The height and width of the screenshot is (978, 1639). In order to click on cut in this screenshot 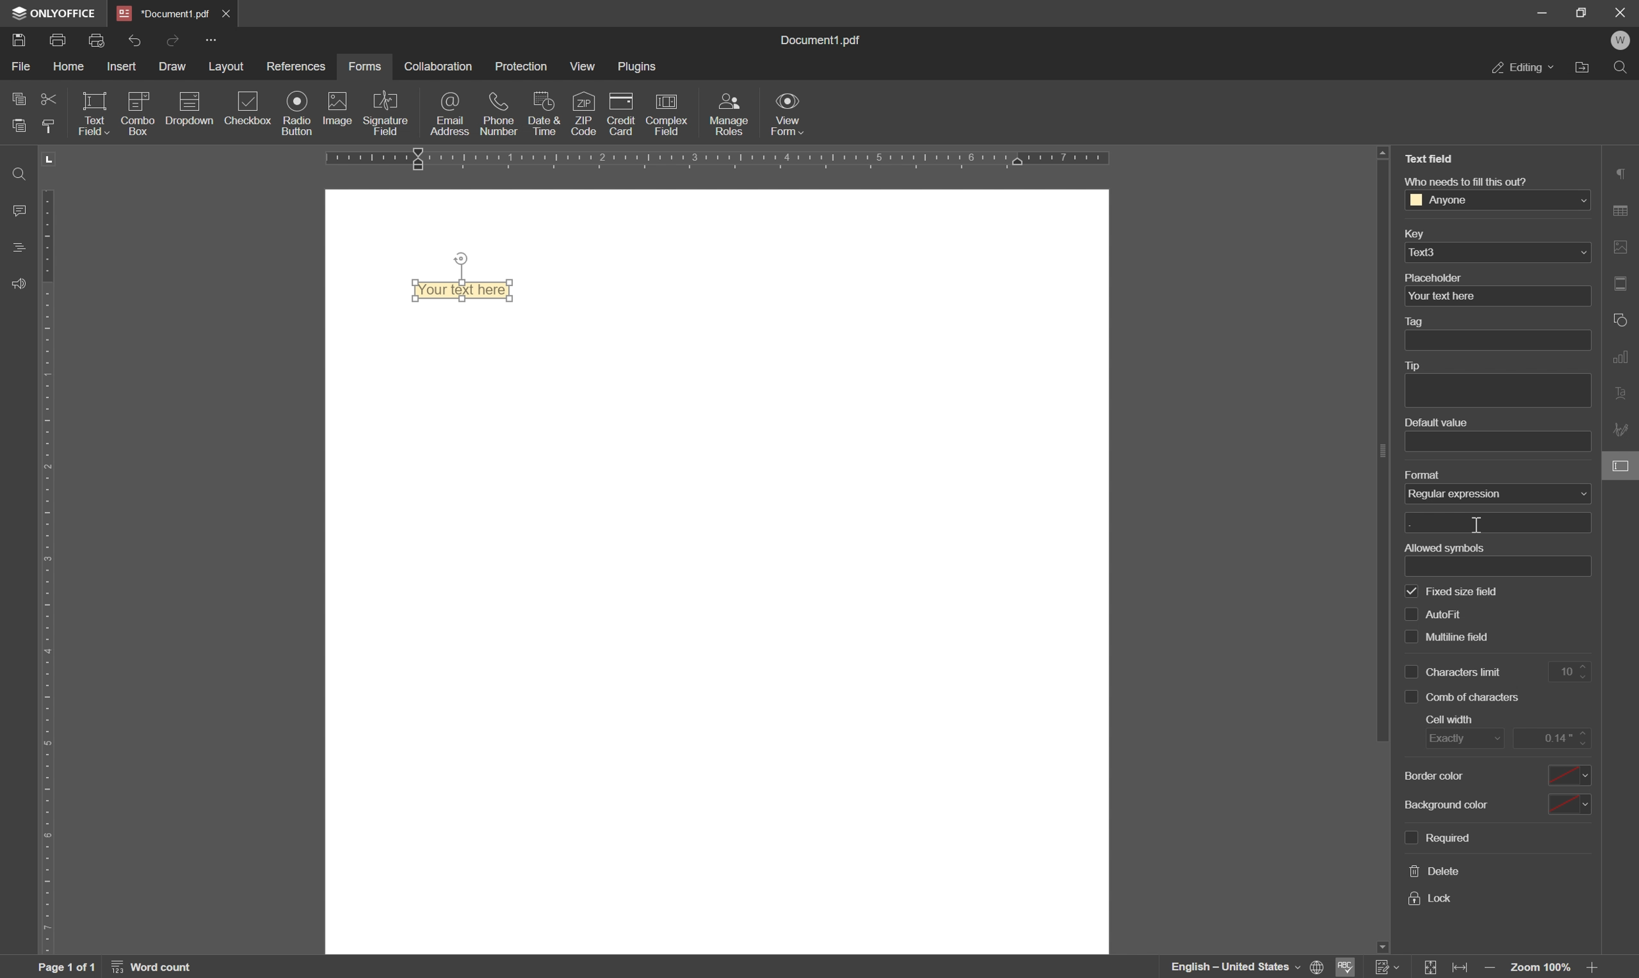, I will do `click(48, 98)`.